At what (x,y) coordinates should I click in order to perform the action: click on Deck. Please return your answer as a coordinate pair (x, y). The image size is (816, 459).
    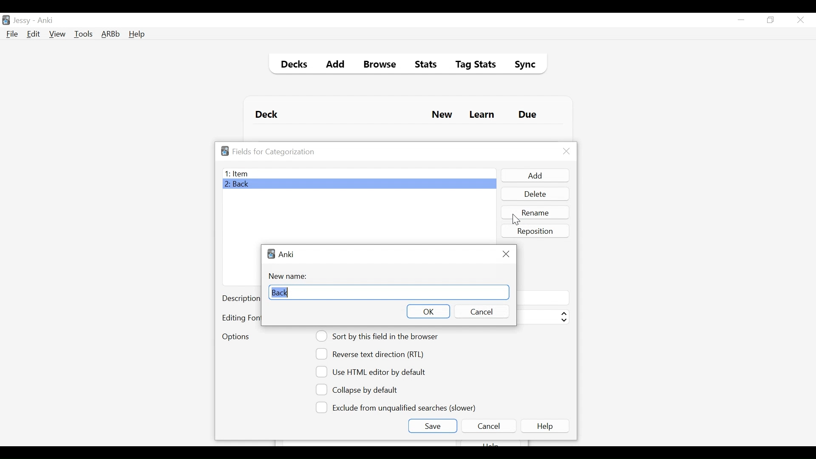
    Looking at the image, I should click on (269, 115).